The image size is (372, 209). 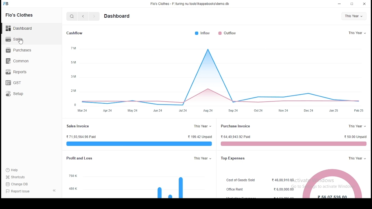 I want to click on Profit and Loss, so click(x=79, y=158).